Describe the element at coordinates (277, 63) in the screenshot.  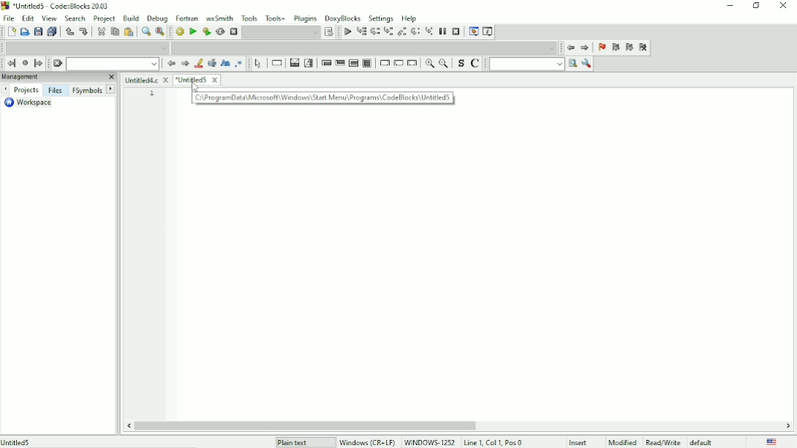
I see `Instruction` at that location.